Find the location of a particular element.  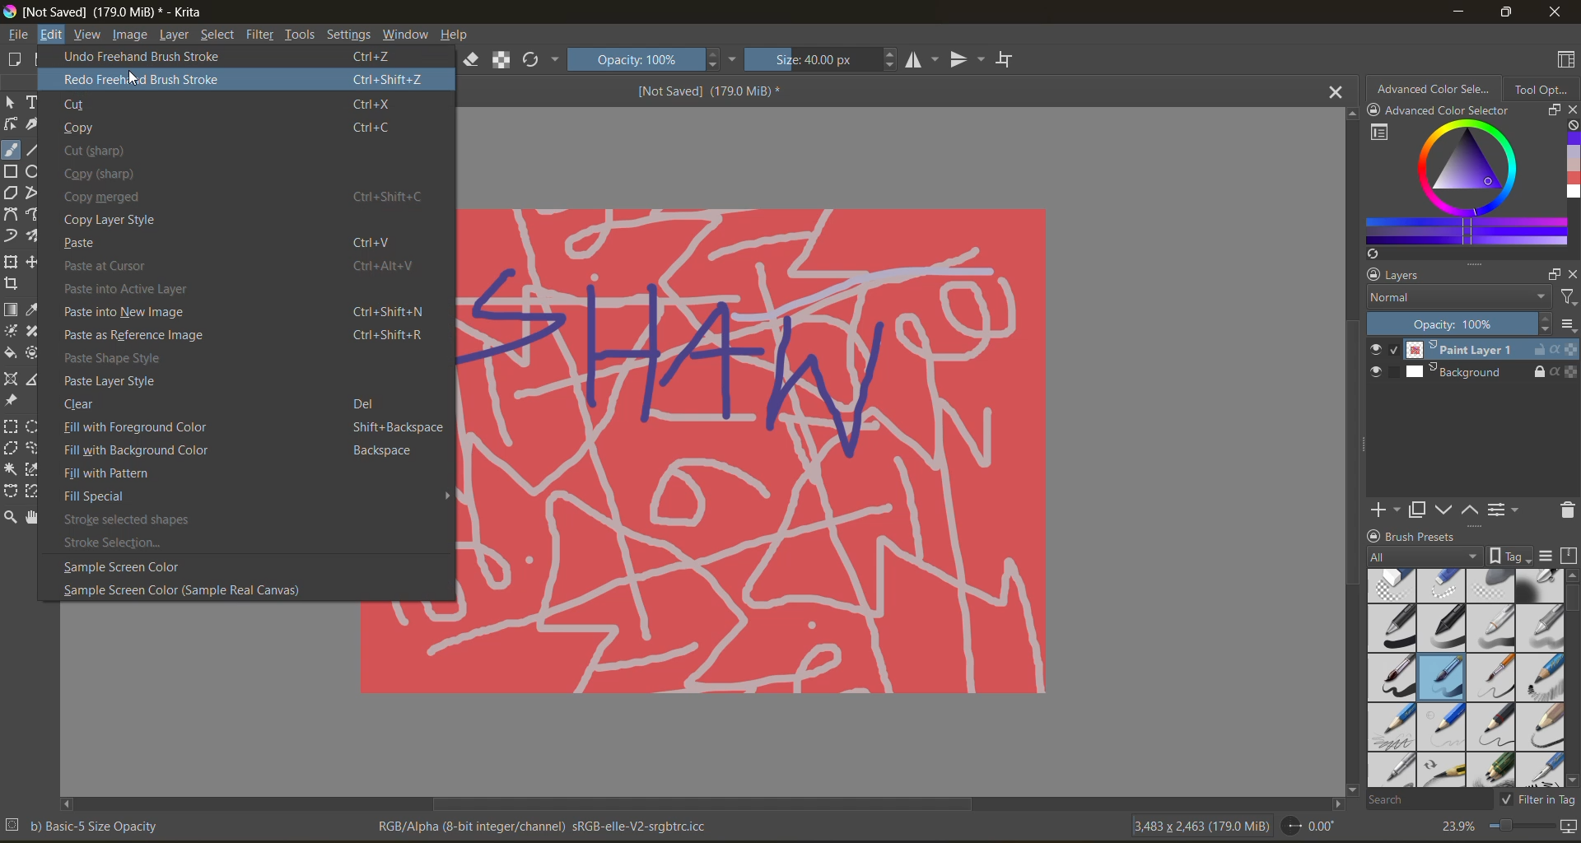

help is located at coordinates (457, 35).